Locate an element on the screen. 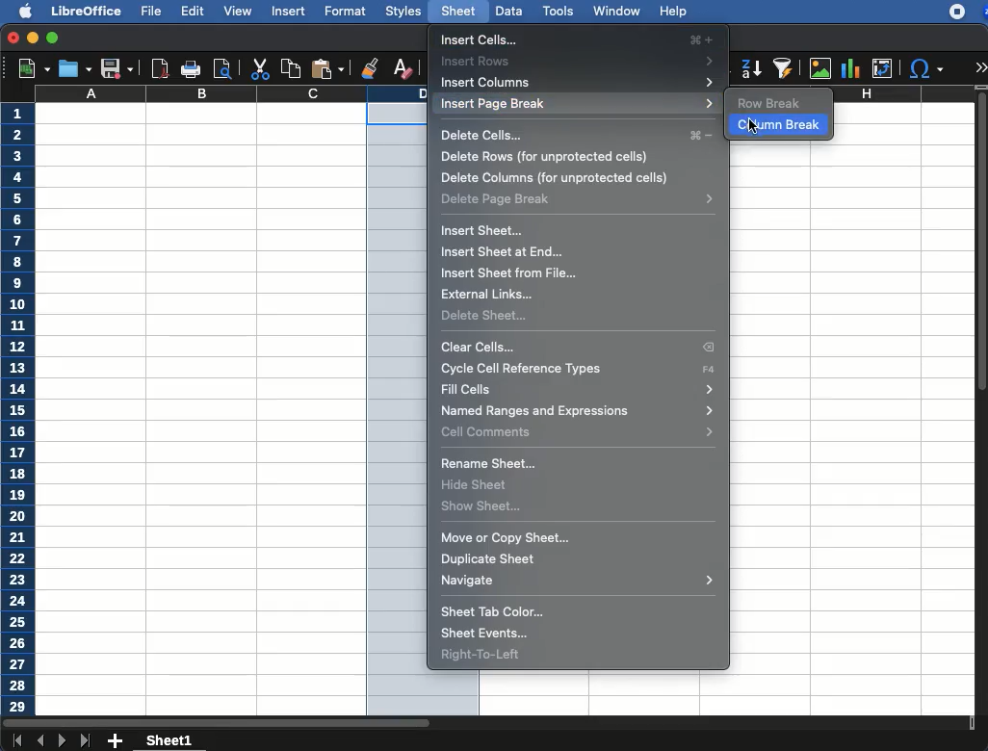 This screenshot has width=988, height=751. chart is located at coordinates (849, 67).